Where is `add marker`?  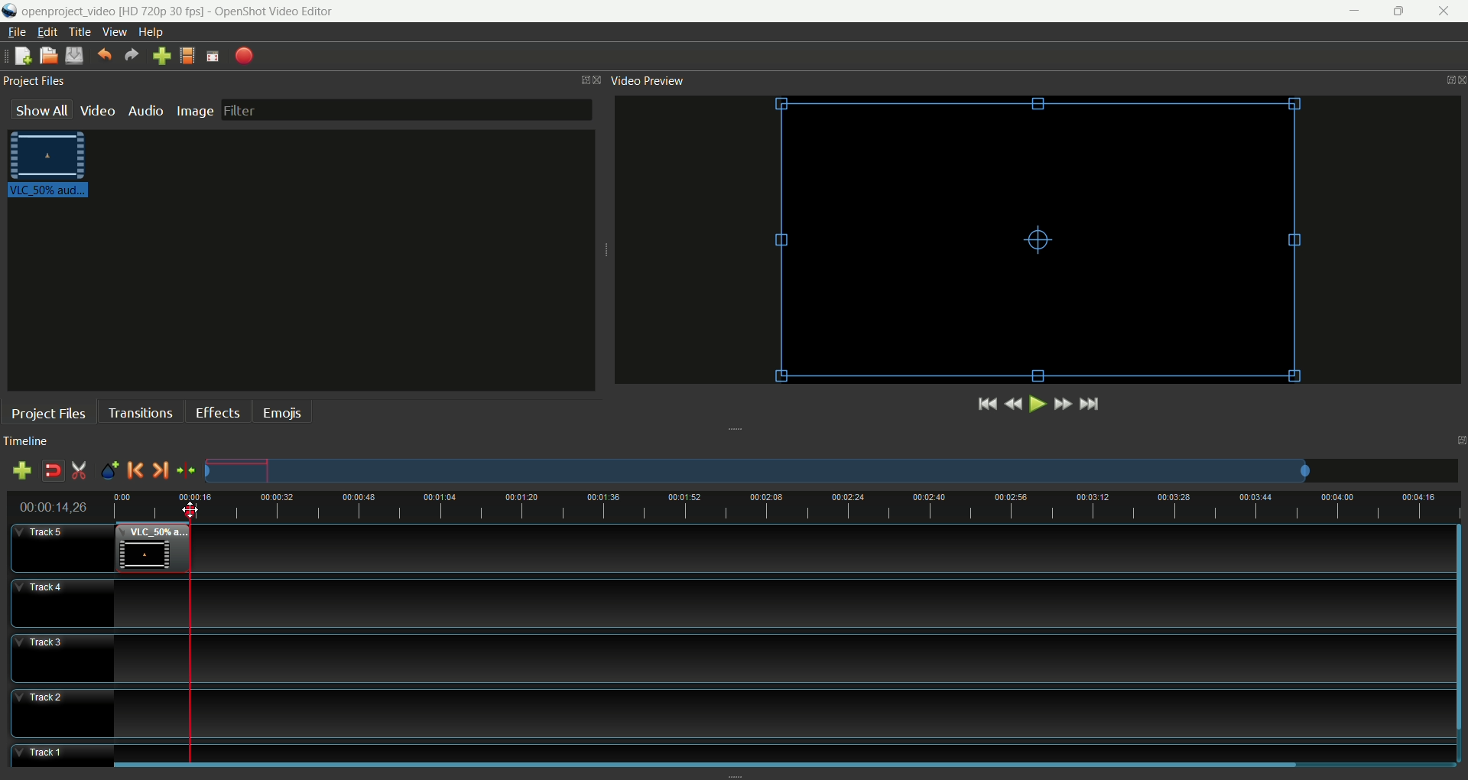
add marker is located at coordinates (111, 471).